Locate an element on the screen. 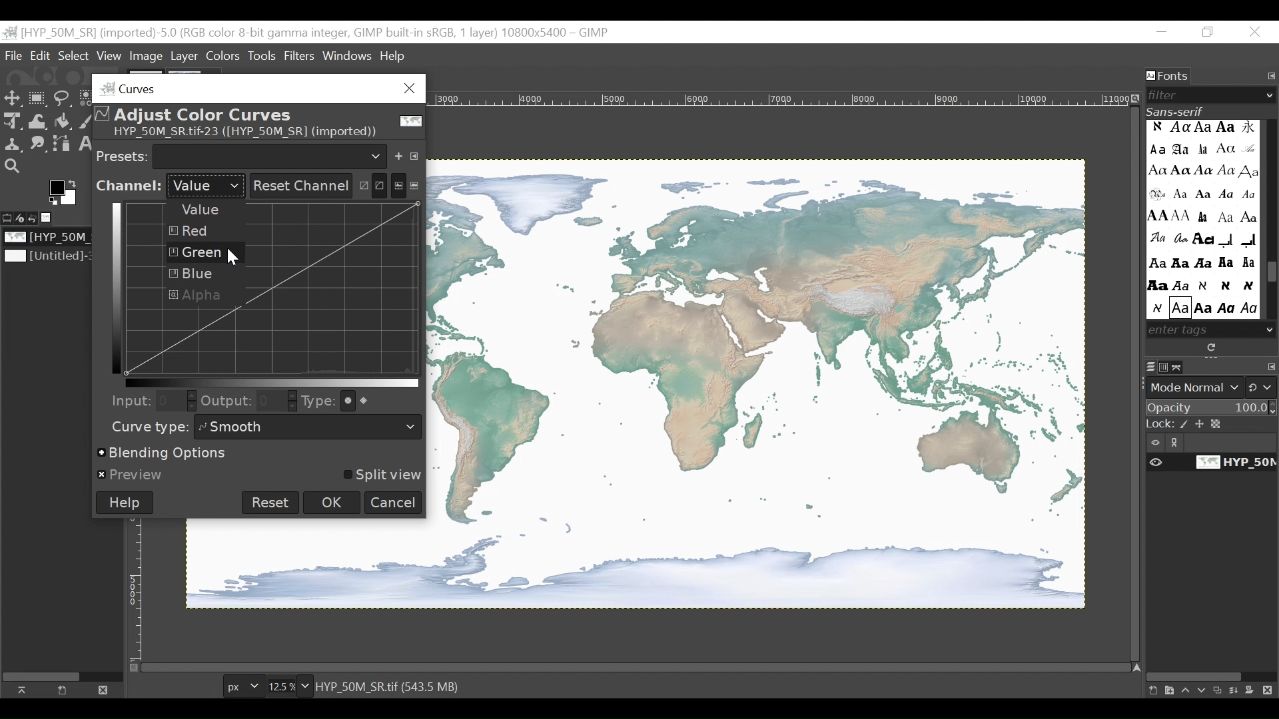 This screenshot has height=719, width=1279. Paths Tool is located at coordinates (63, 145).